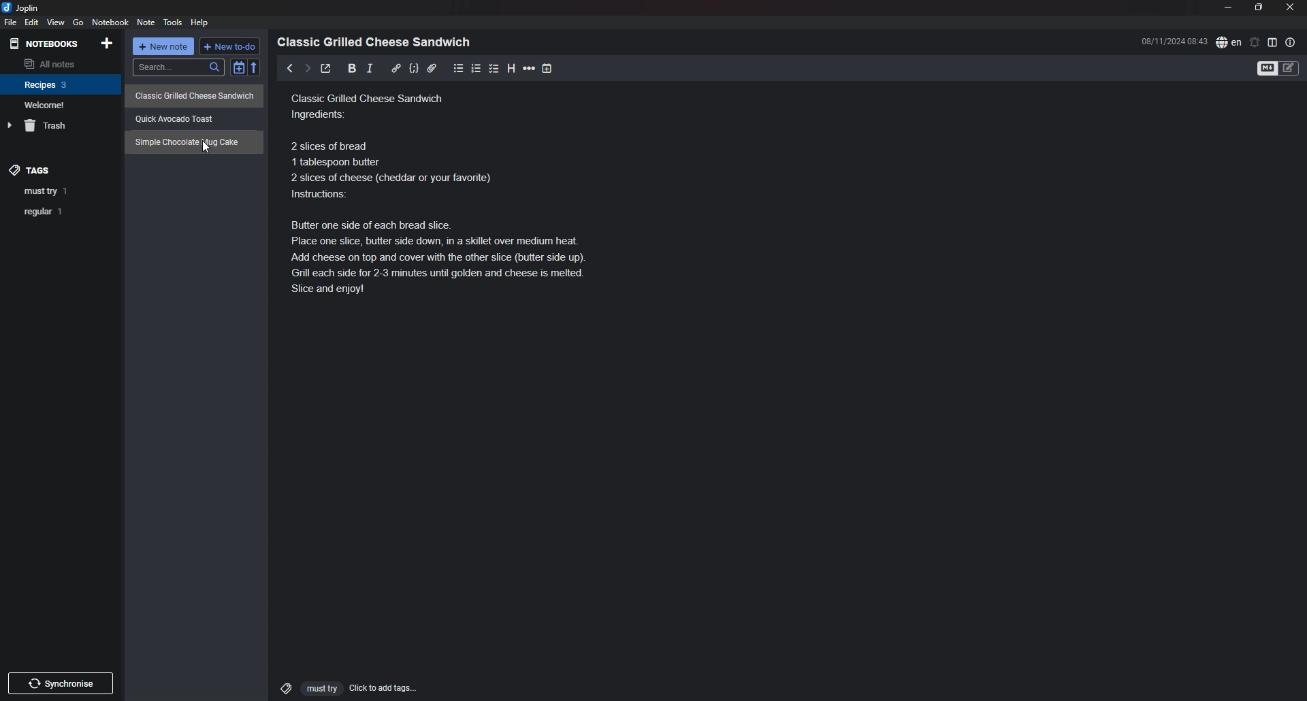  Describe the element at coordinates (55, 22) in the screenshot. I see `view` at that location.